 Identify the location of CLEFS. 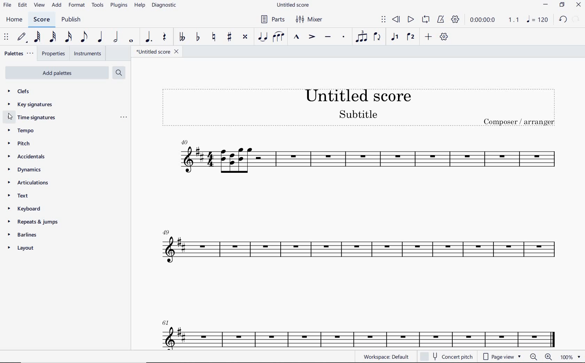
(19, 92).